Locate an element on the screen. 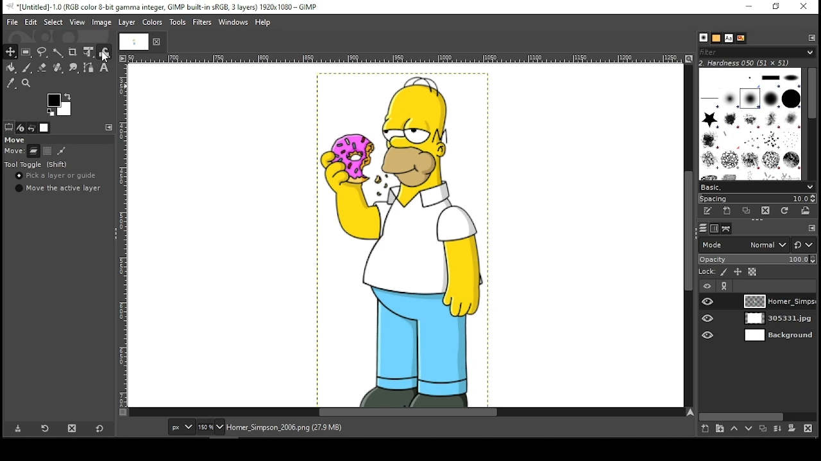 The width and height of the screenshot is (821, 461). minimize is located at coordinates (749, 7).